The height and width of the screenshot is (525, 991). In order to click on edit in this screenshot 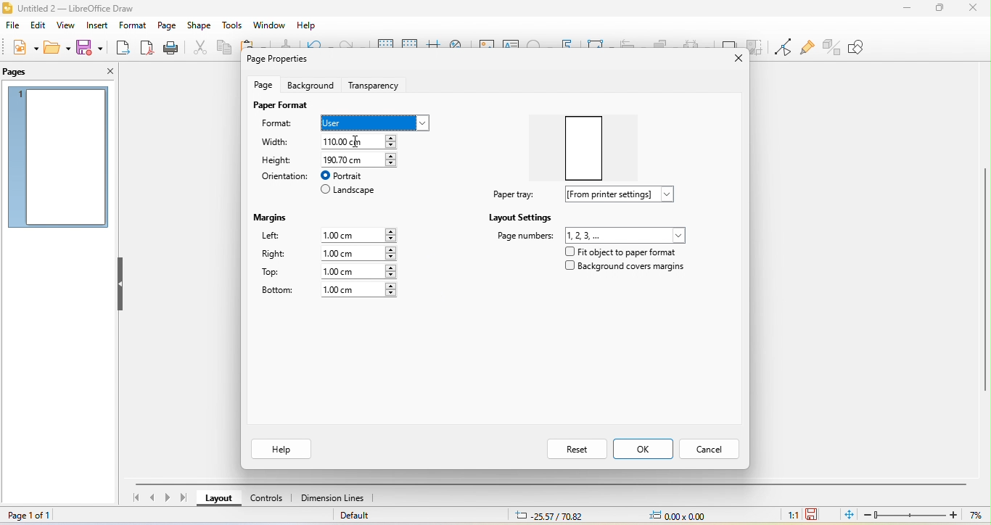, I will do `click(40, 25)`.